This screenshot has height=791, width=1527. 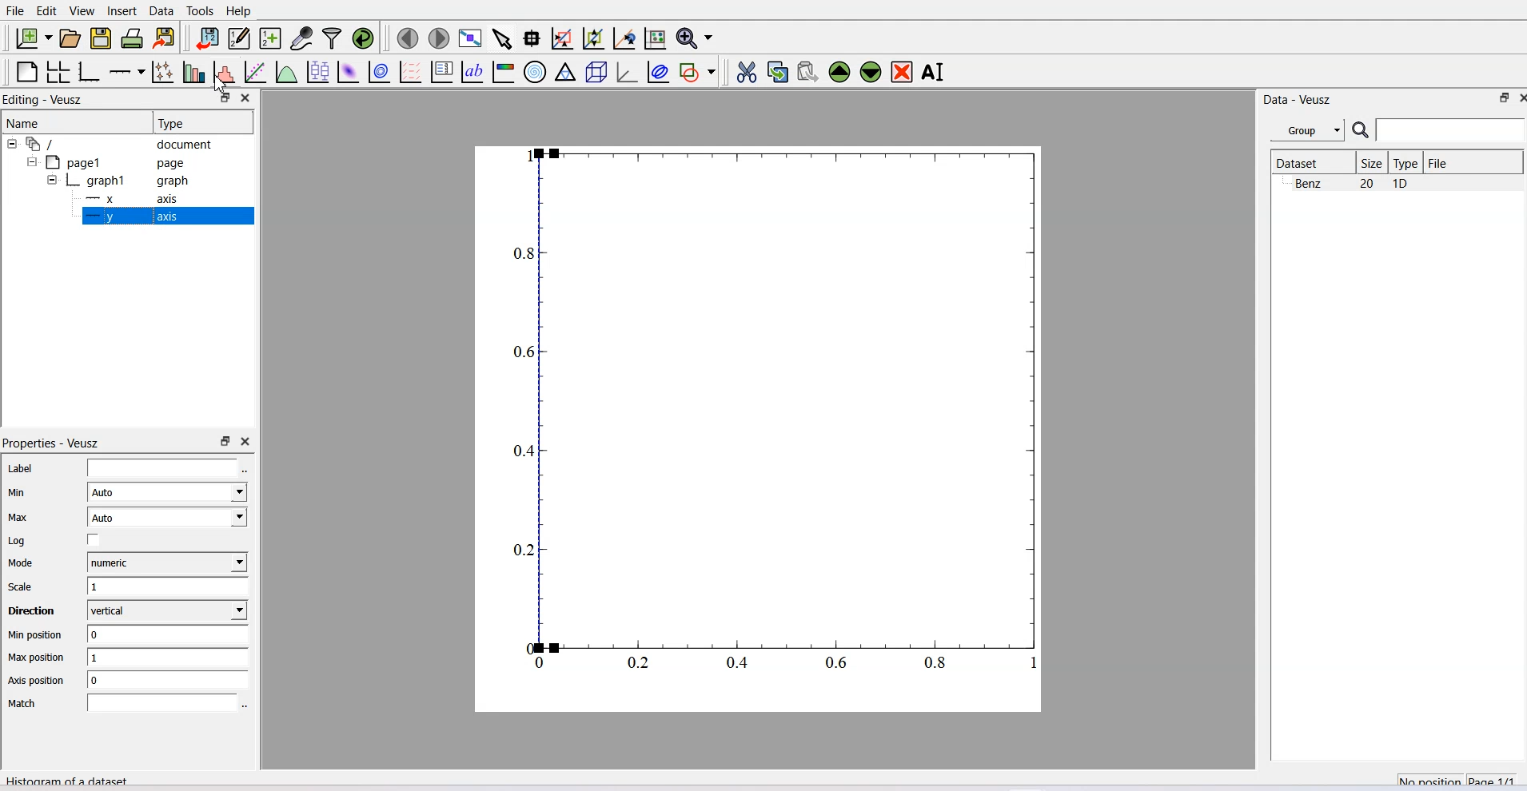 What do you see at coordinates (49, 180) in the screenshot?
I see `Collapse` at bounding box center [49, 180].